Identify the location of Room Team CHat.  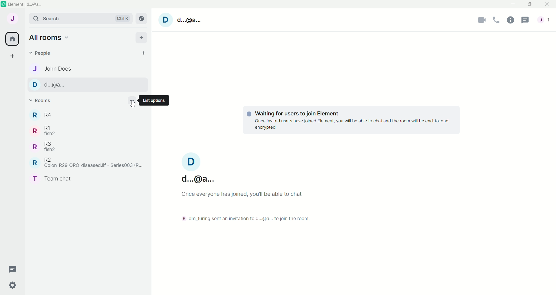
(56, 179).